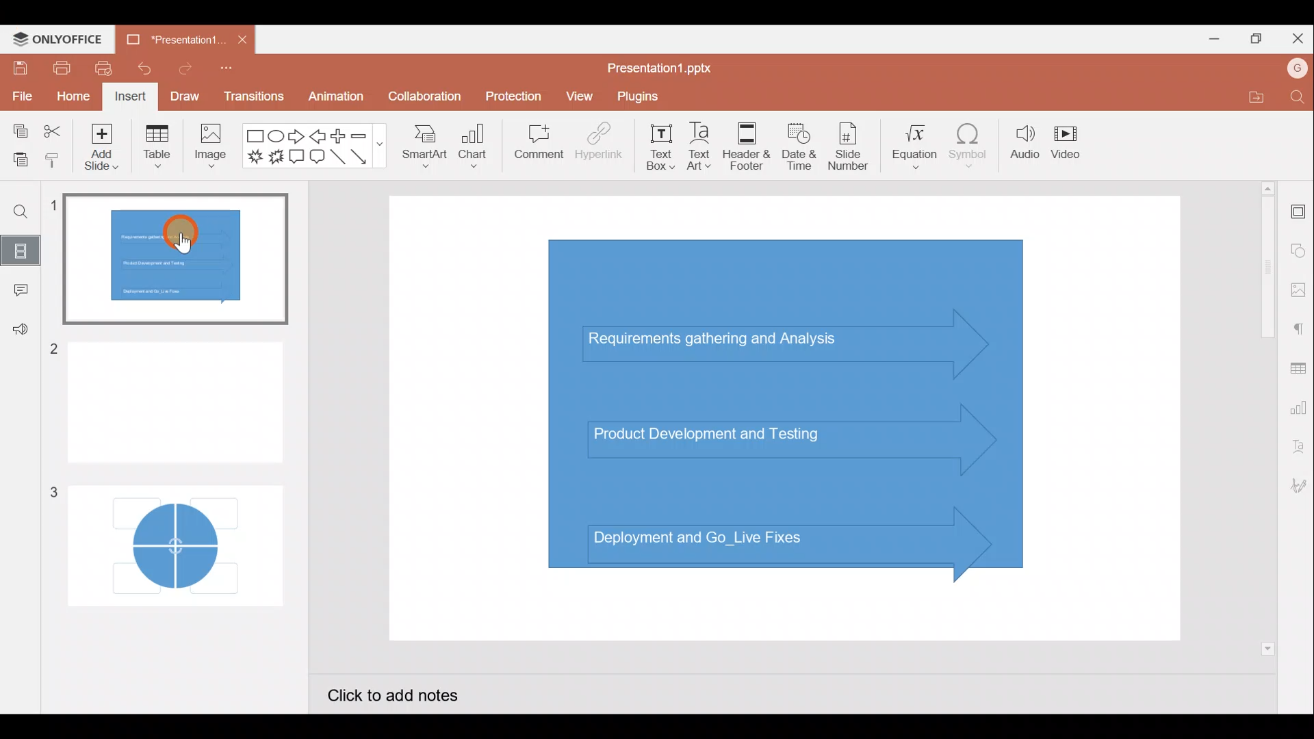 The image size is (1314, 739). What do you see at coordinates (18, 157) in the screenshot?
I see `Paste` at bounding box center [18, 157].